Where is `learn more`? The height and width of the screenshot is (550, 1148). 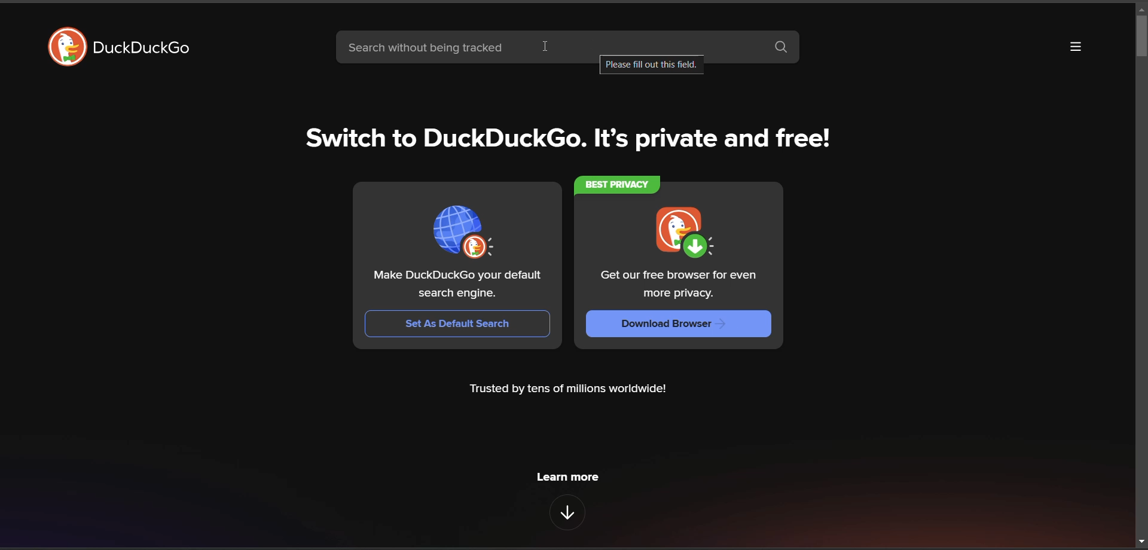 learn more is located at coordinates (569, 476).